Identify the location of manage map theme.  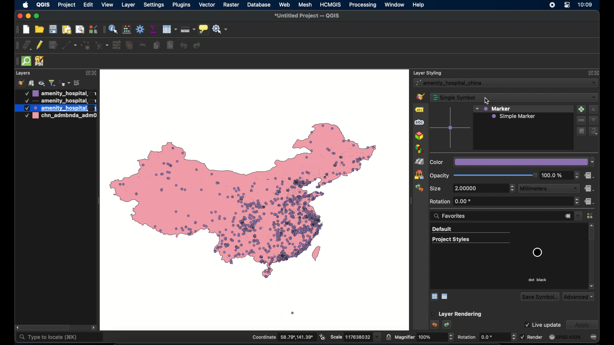
(43, 83).